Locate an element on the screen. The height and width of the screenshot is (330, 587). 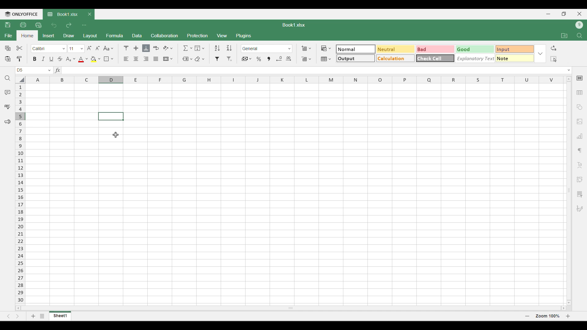
Zoom 100% is located at coordinates (548, 316).